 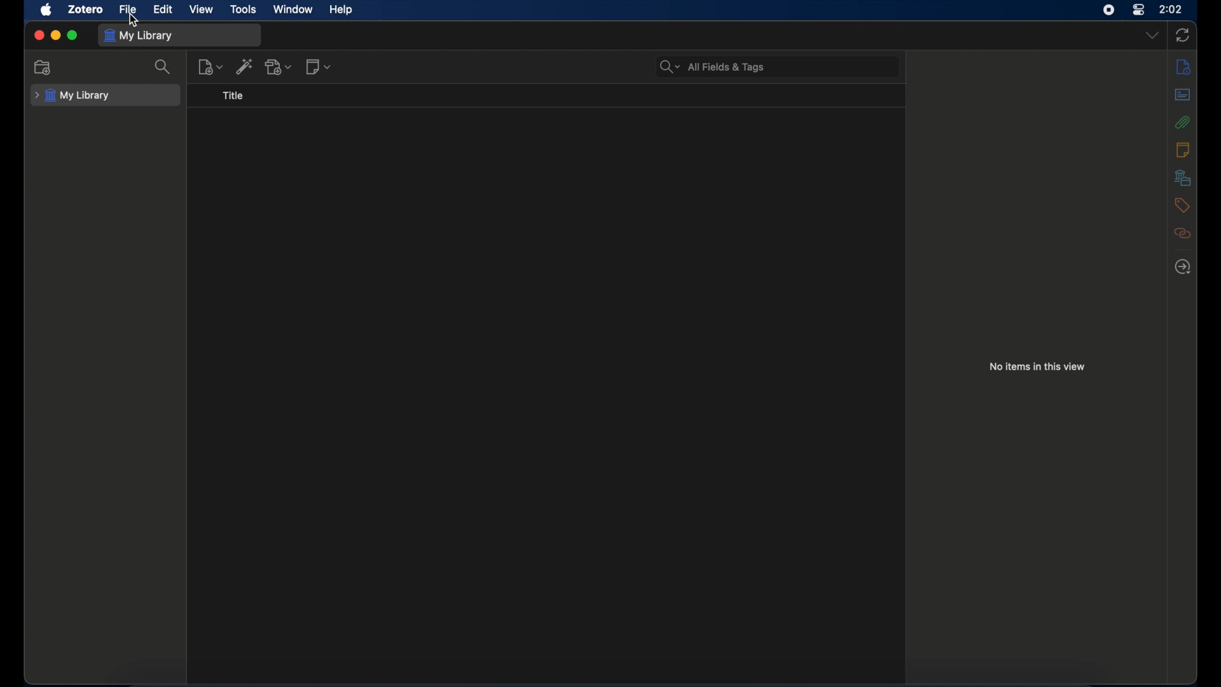 What do you see at coordinates (1182, 151) in the screenshot?
I see `notes` at bounding box center [1182, 151].